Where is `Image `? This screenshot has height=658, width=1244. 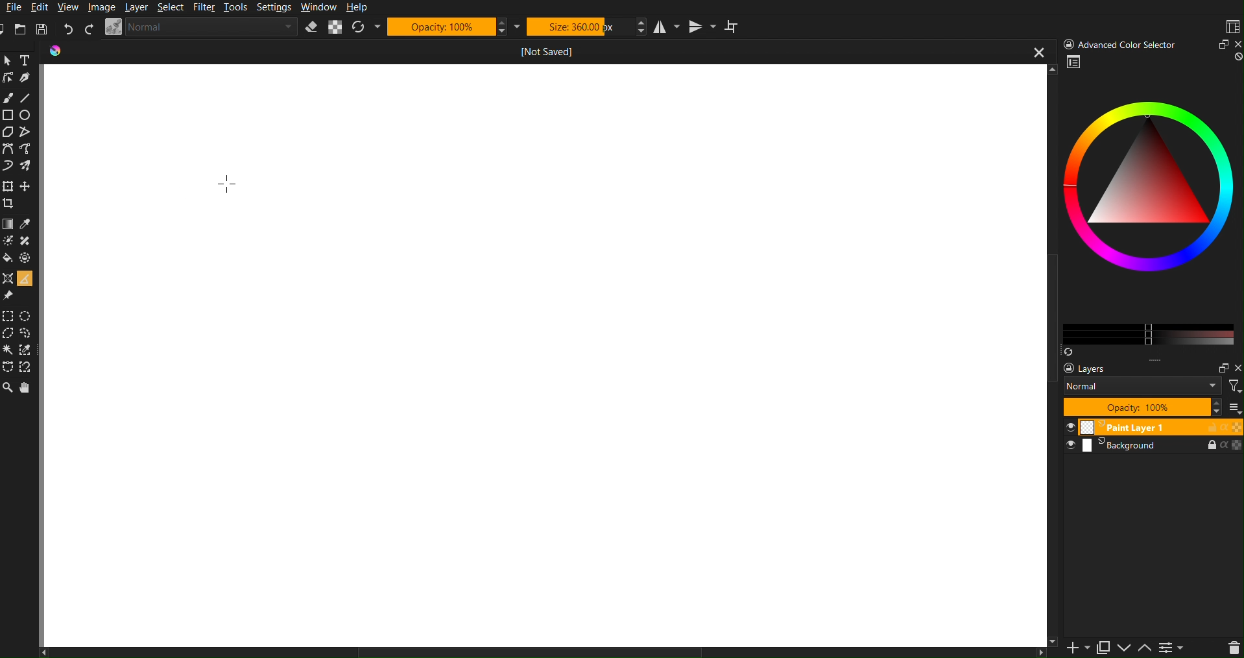 Image  is located at coordinates (101, 7).